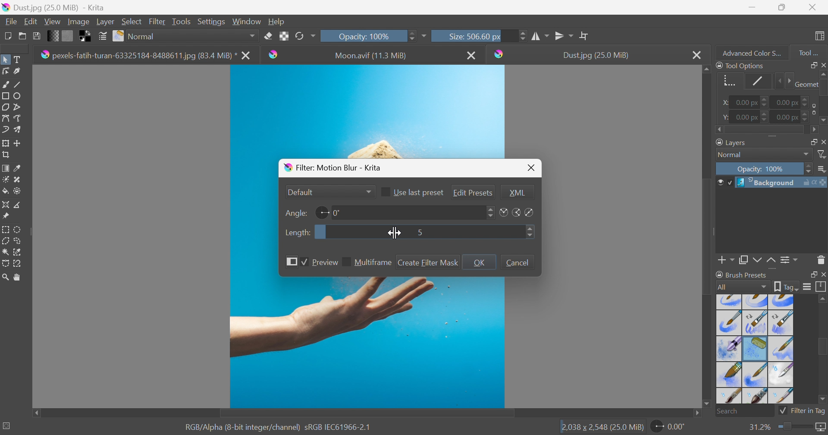 Image resolution: width=828 pixels, height=435 pixels. I want to click on More, so click(289, 262).